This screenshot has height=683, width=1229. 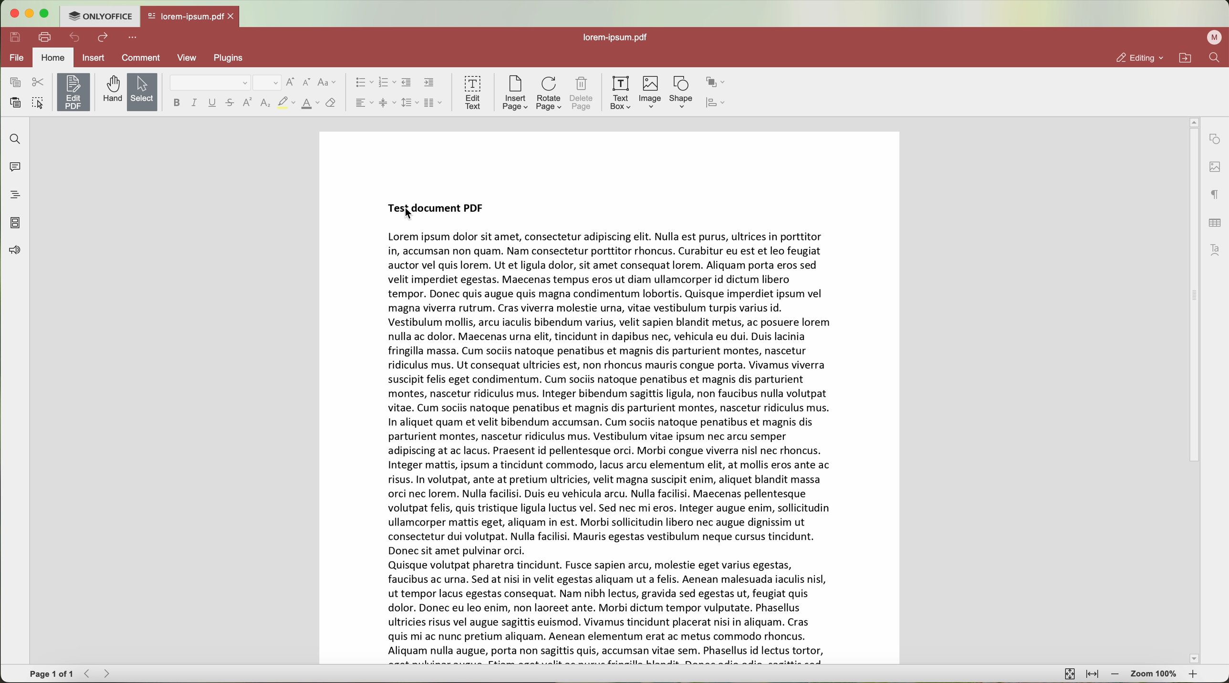 I want to click on editing, so click(x=1138, y=58).